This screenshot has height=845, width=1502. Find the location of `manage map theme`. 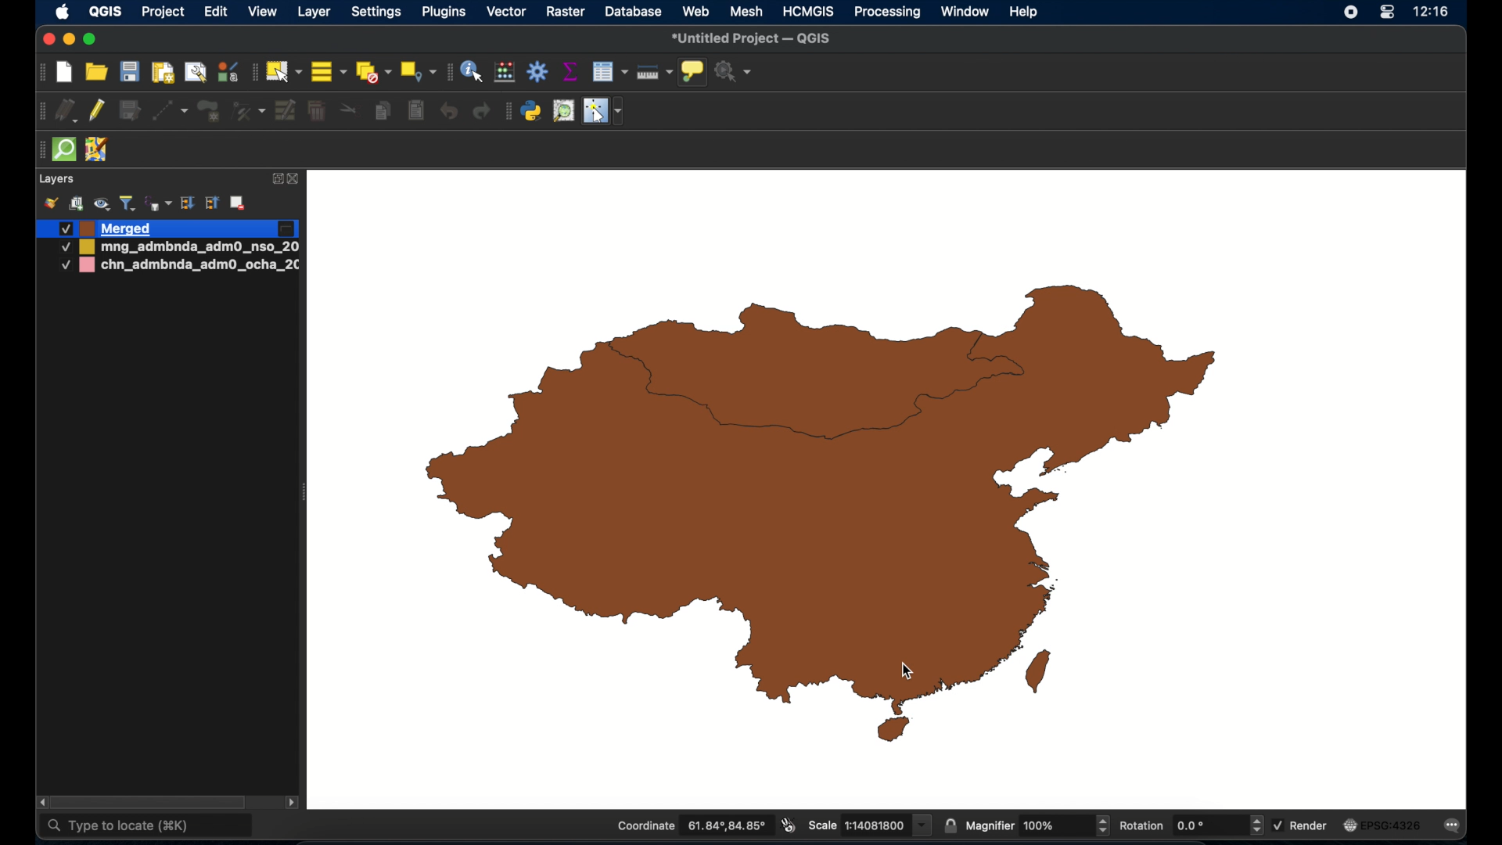

manage map theme is located at coordinates (101, 204).